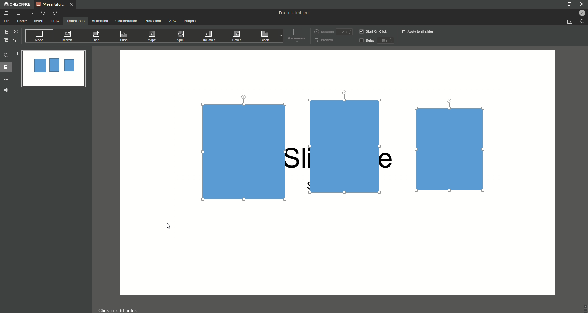  Describe the element at coordinates (16, 40) in the screenshot. I see `Choose Style` at that location.